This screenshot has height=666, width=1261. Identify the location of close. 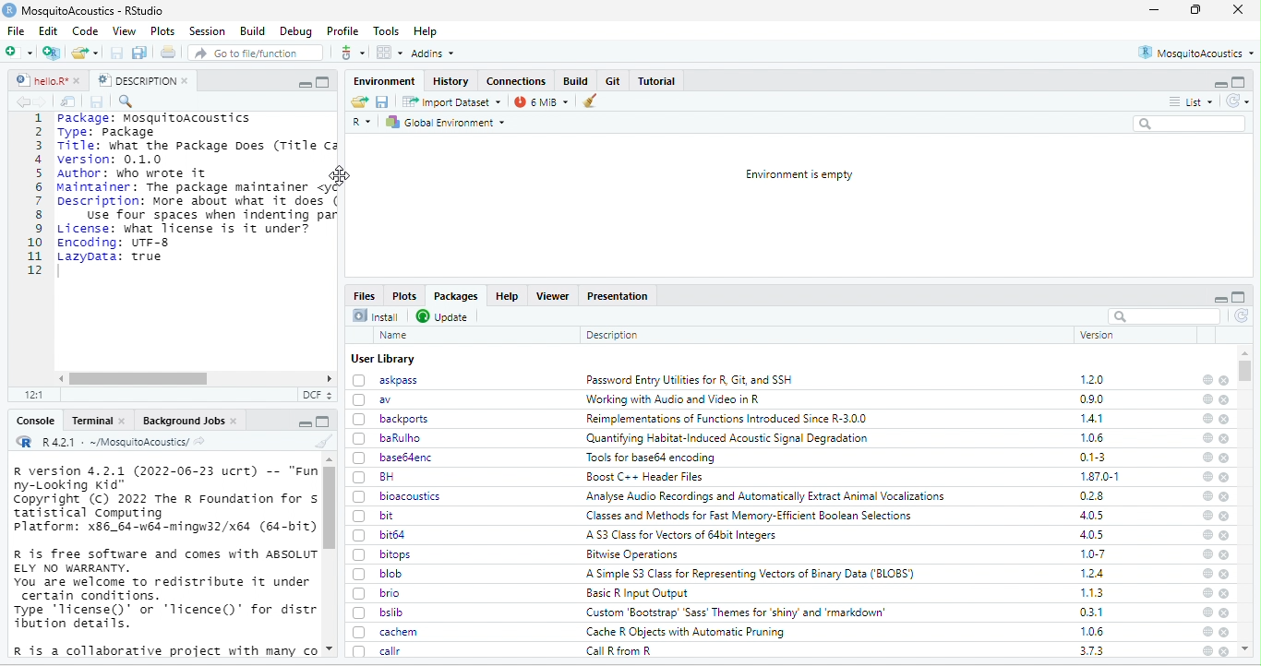
(1224, 380).